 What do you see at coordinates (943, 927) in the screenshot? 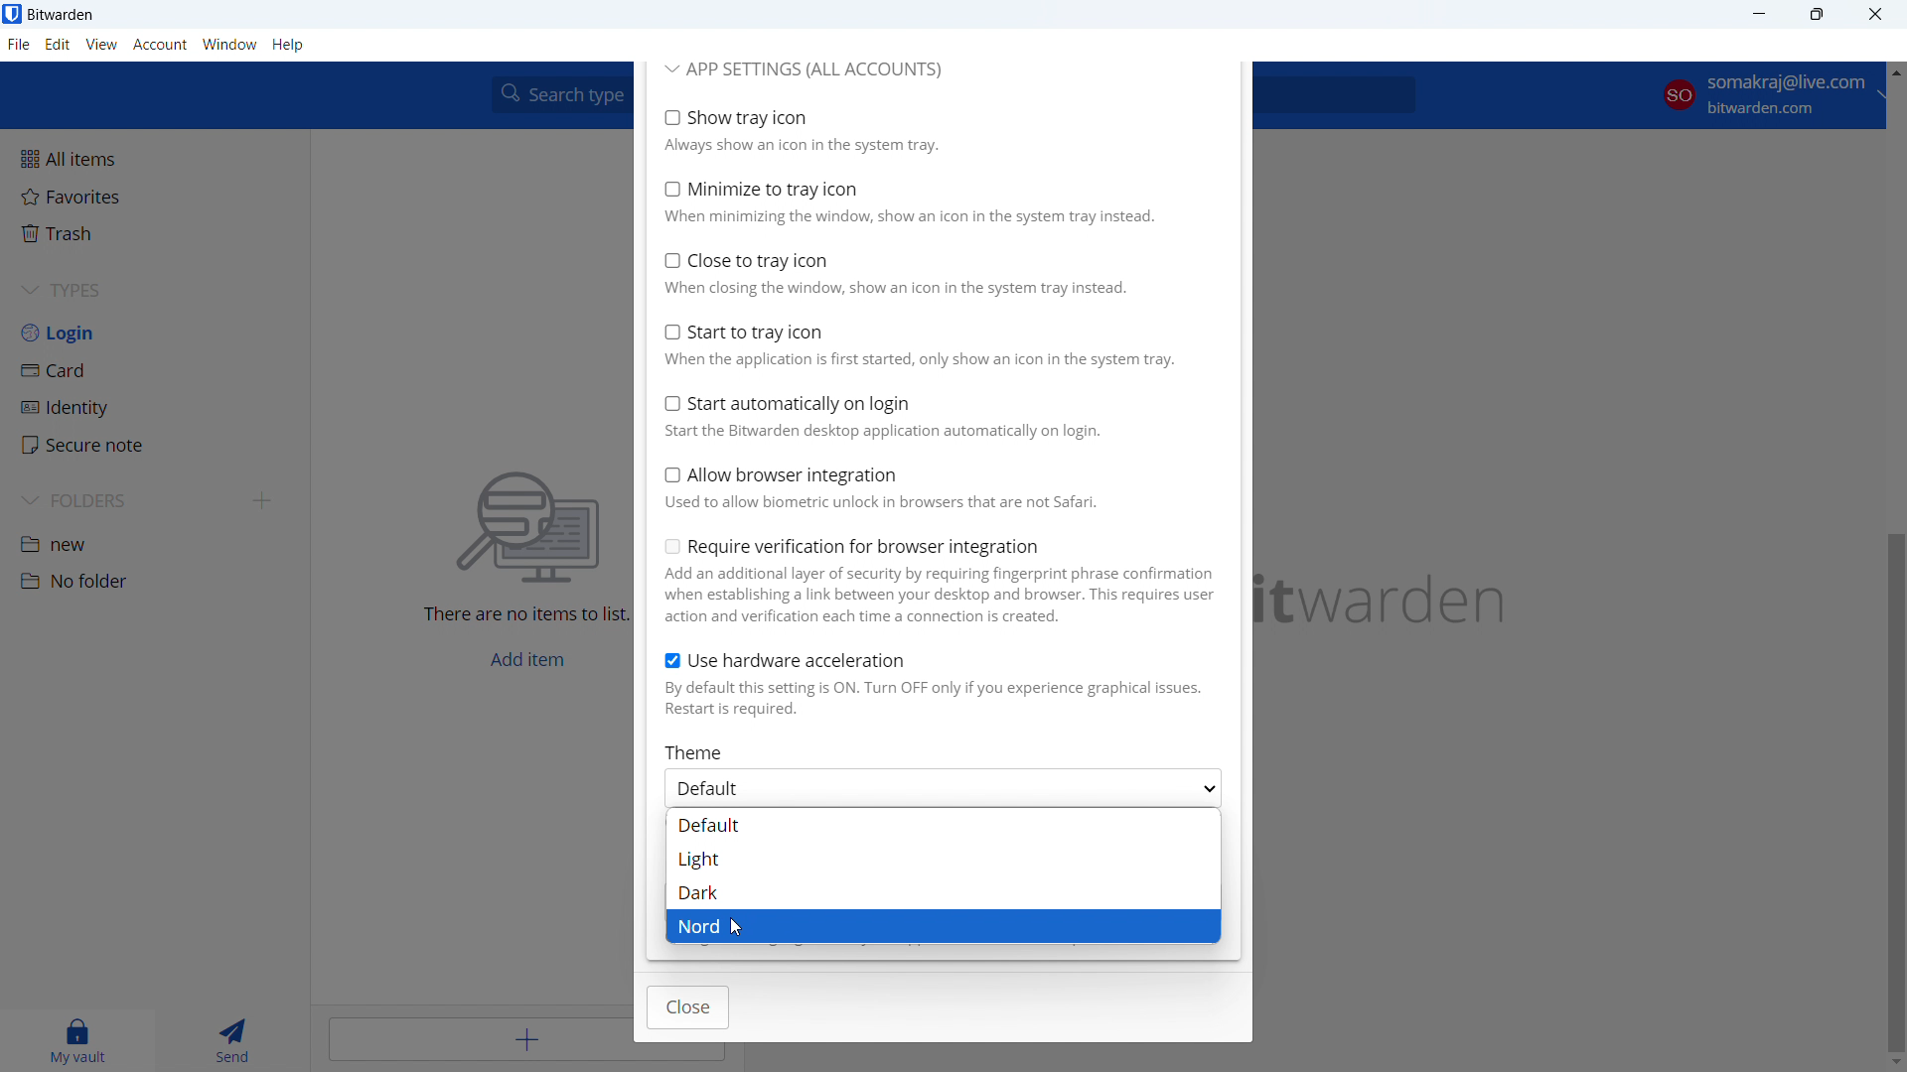
I see `nord` at bounding box center [943, 927].